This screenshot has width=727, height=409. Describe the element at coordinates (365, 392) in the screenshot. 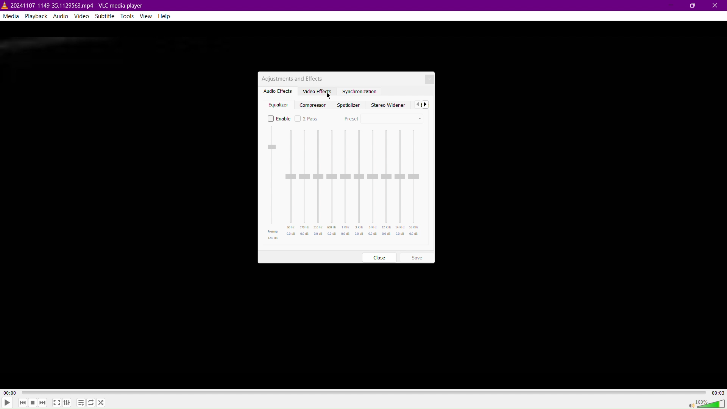

I see `TImeline` at that location.